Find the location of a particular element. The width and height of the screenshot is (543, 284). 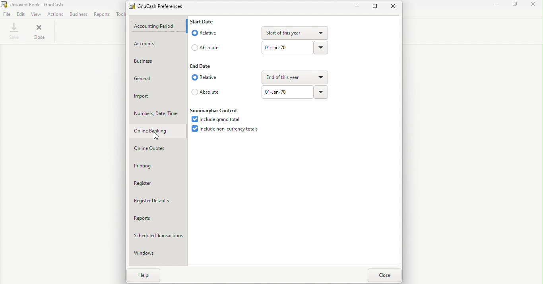

Absolute is located at coordinates (206, 92).